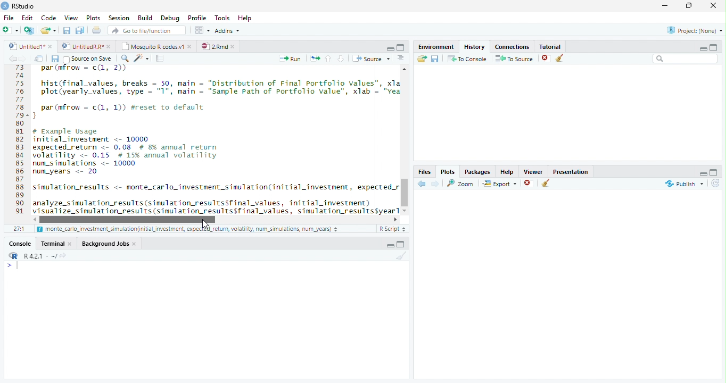 The width and height of the screenshot is (726, 383). I want to click on History, so click(474, 46).